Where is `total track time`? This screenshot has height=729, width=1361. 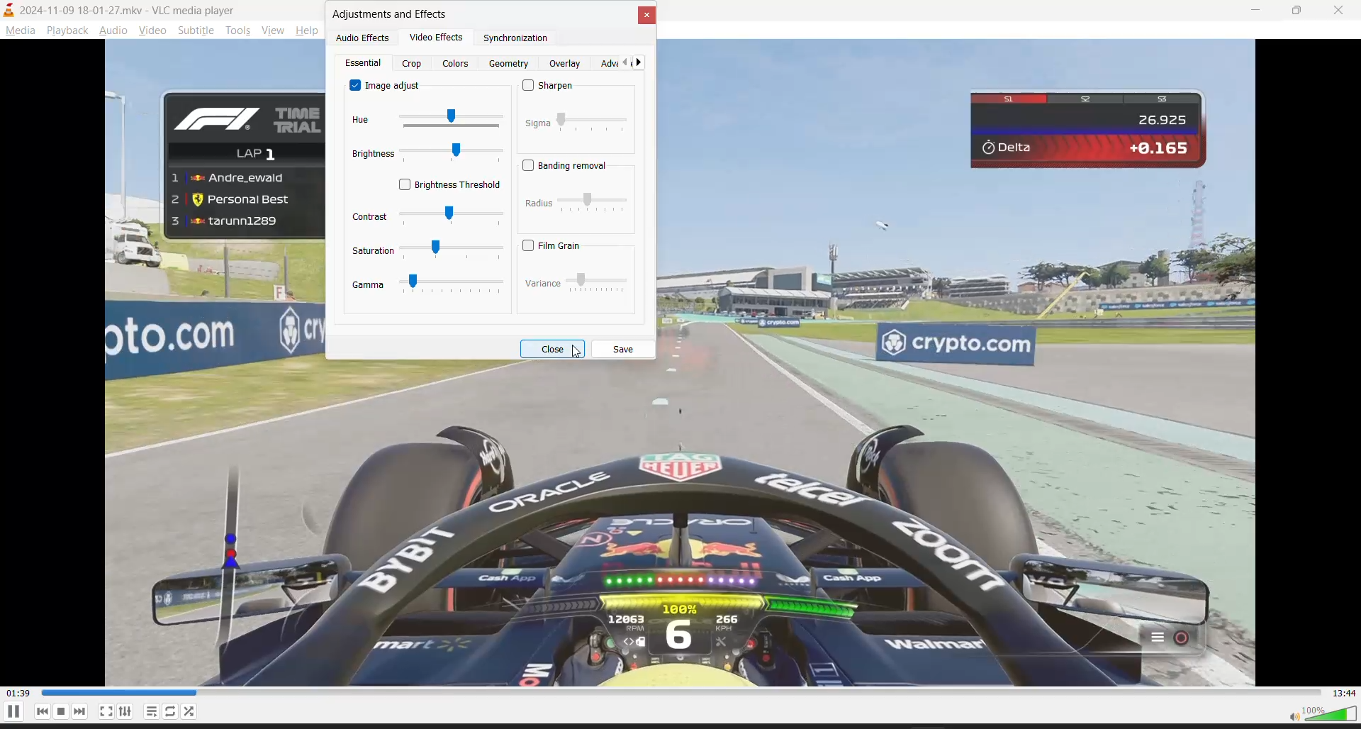 total track time is located at coordinates (1348, 694).